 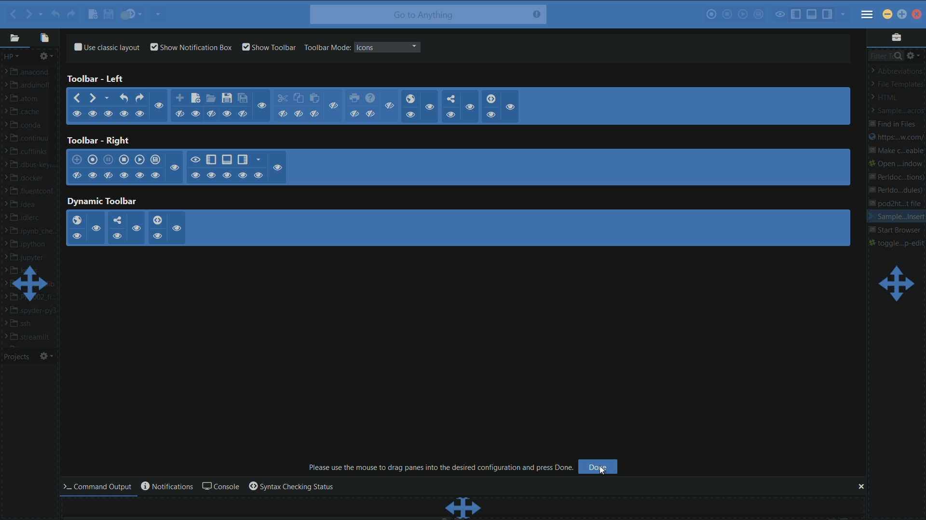 I want to click on toggle...p-edit, so click(x=897, y=243).